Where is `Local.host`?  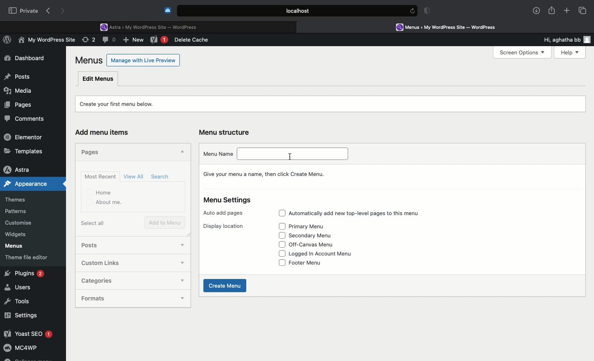 Local.host is located at coordinates (298, 10).